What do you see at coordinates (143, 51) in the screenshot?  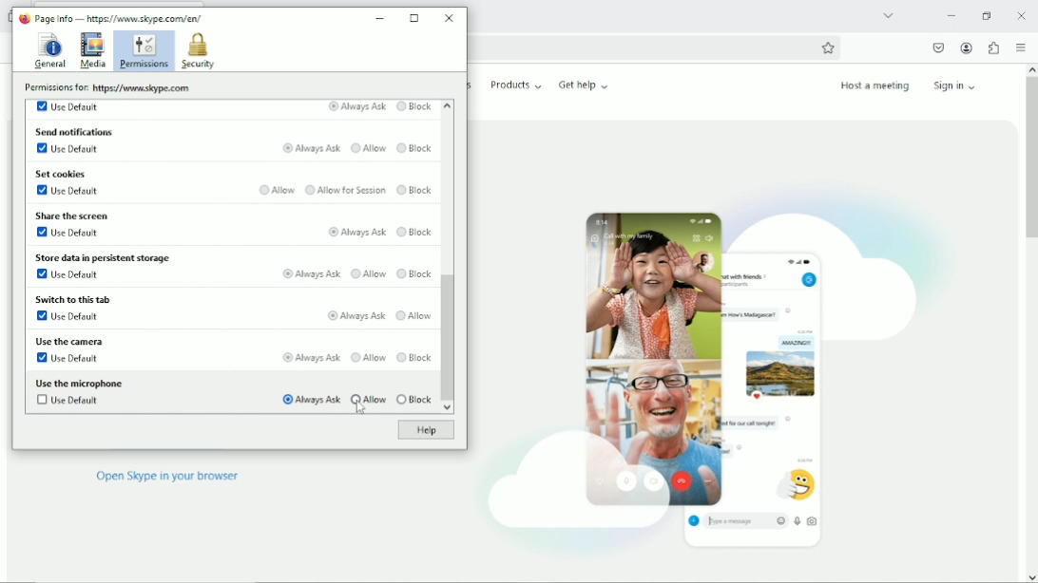 I see `Permissions` at bounding box center [143, 51].